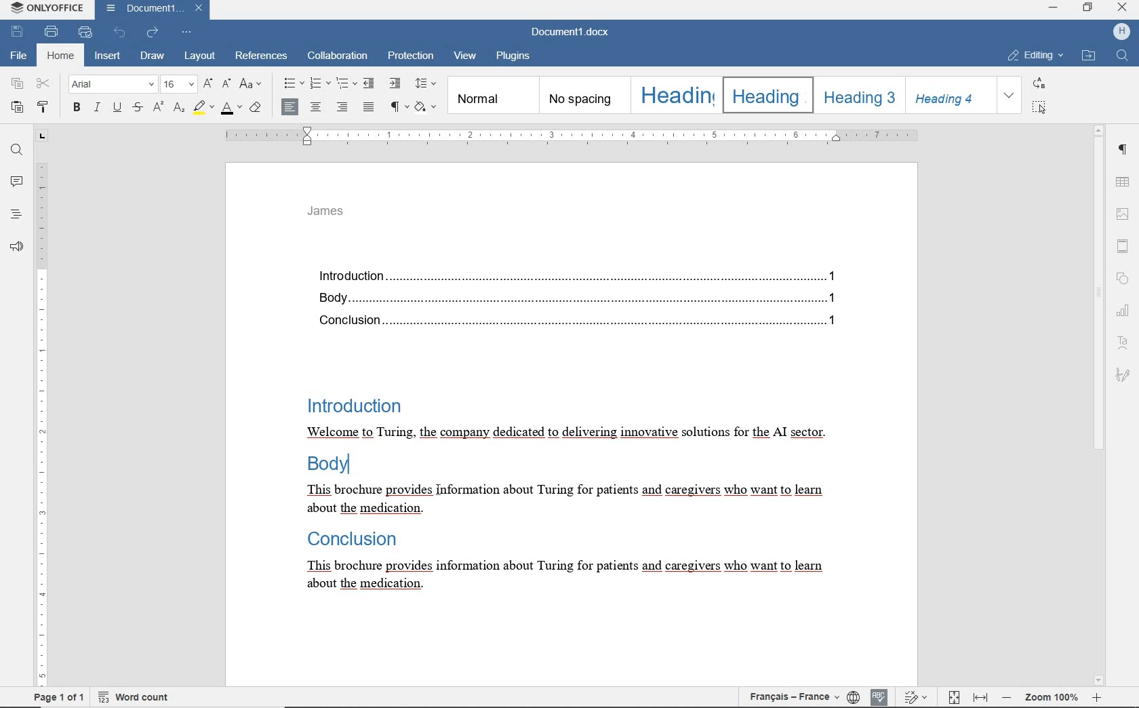  I want to click on INSERT, so click(108, 56).